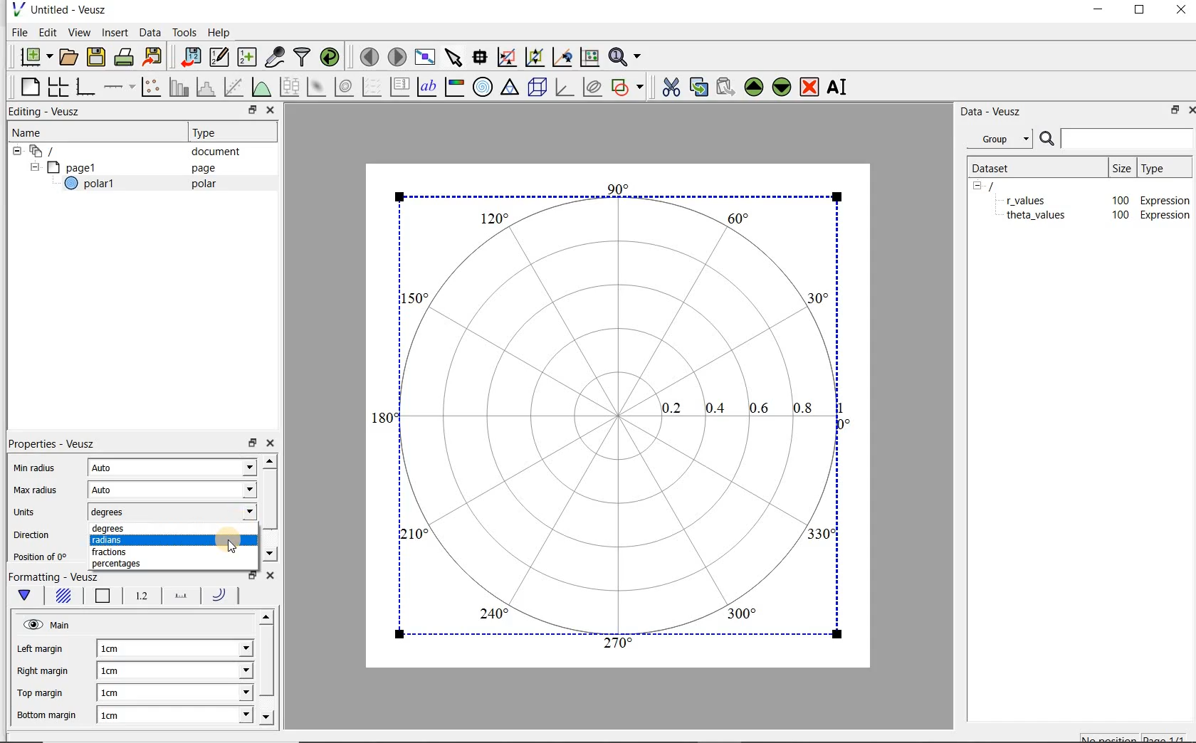  Describe the element at coordinates (563, 58) in the screenshot. I see `click to recenter graph axes` at that location.